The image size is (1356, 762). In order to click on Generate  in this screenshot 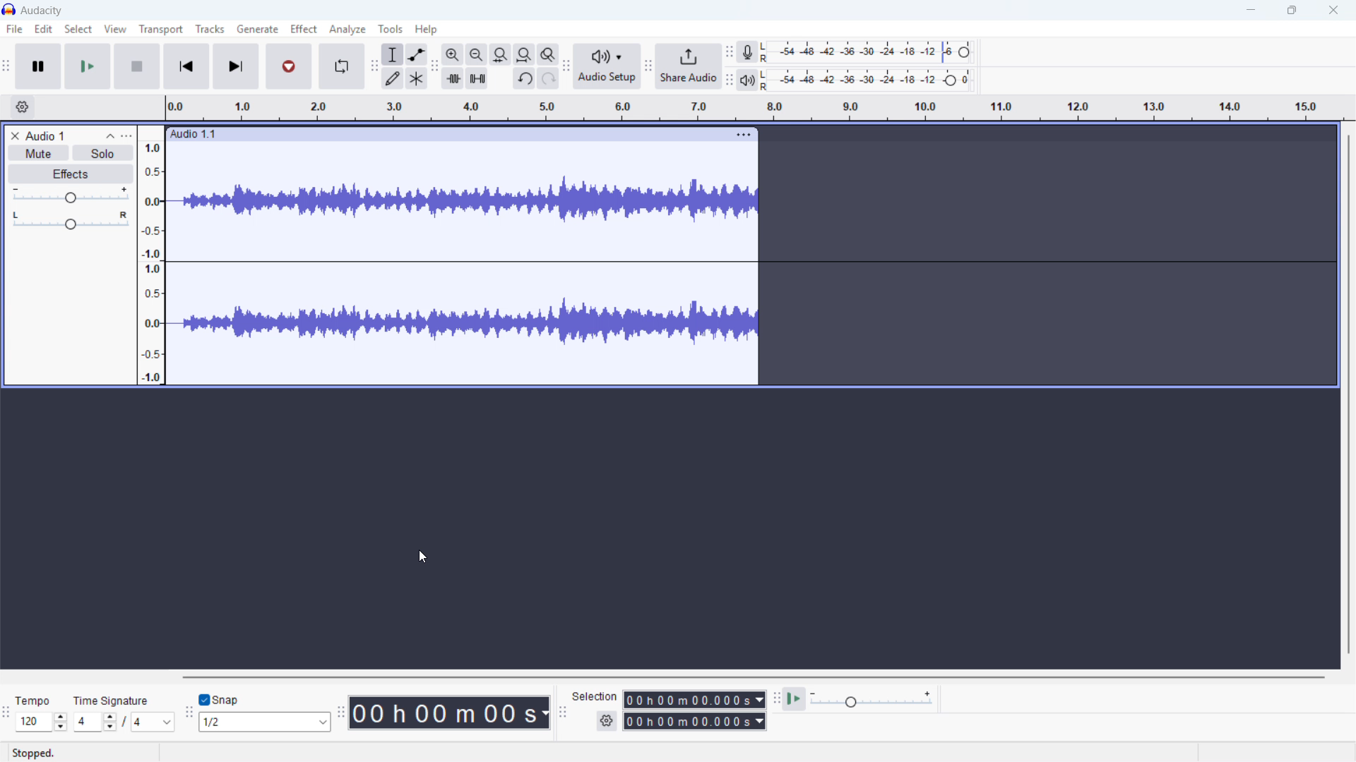, I will do `click(256, 28)`.